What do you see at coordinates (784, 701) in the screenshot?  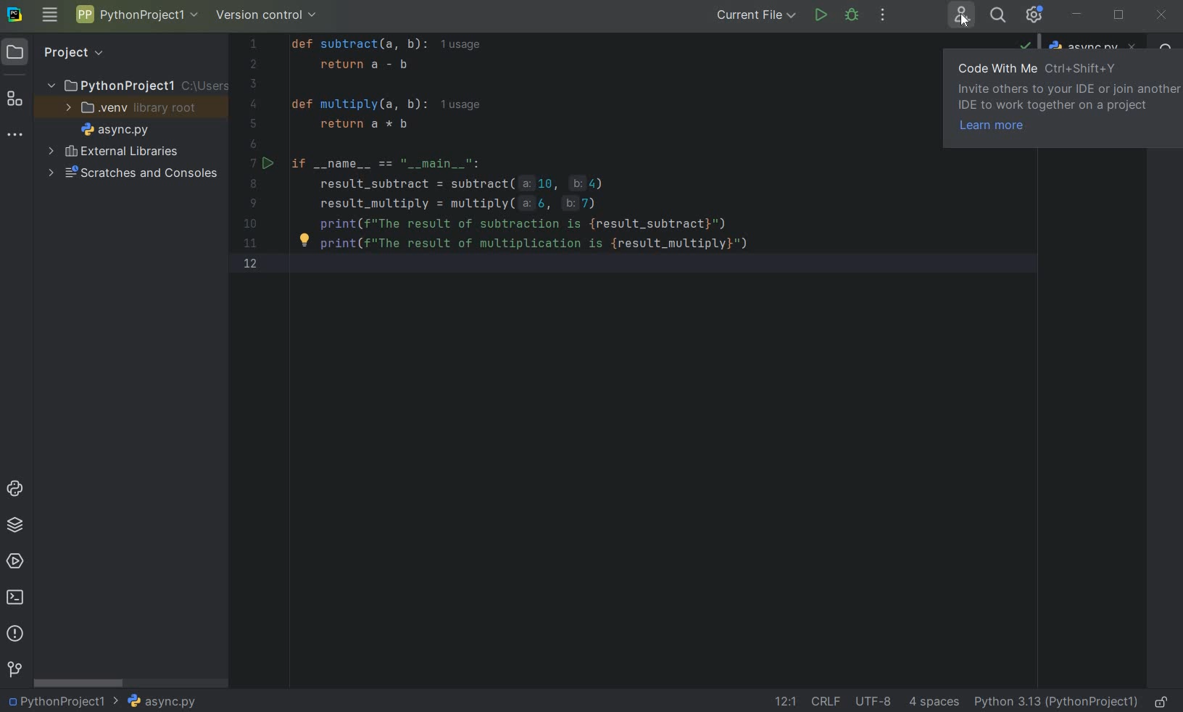 I see `GO TO LINE` at bounding box center [784, 701].